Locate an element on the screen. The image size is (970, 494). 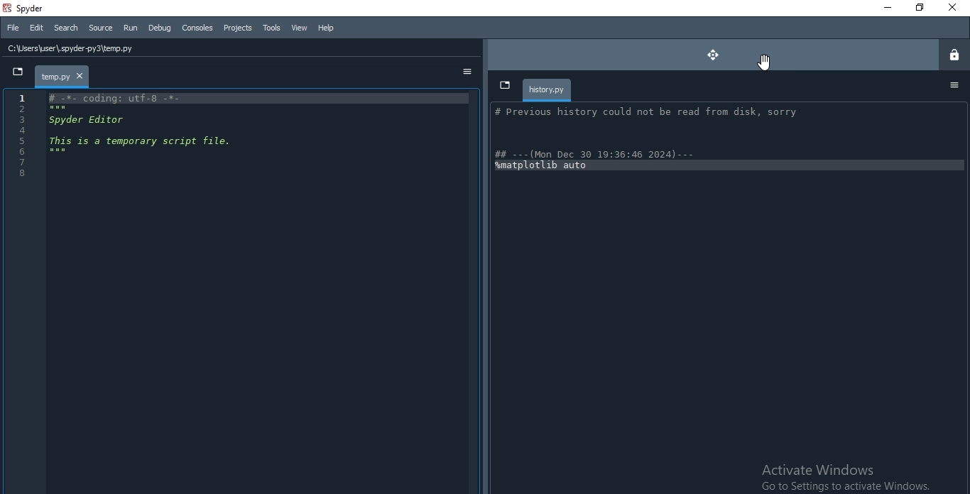
Close is located at coordinates (955, 9).